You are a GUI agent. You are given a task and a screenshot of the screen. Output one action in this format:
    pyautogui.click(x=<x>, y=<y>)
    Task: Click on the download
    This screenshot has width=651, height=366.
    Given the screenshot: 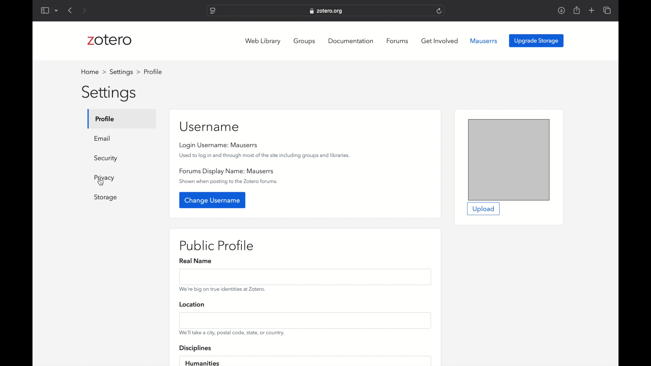 What is the action you would take?
    pyautogui.click(x=561, y=11)
    